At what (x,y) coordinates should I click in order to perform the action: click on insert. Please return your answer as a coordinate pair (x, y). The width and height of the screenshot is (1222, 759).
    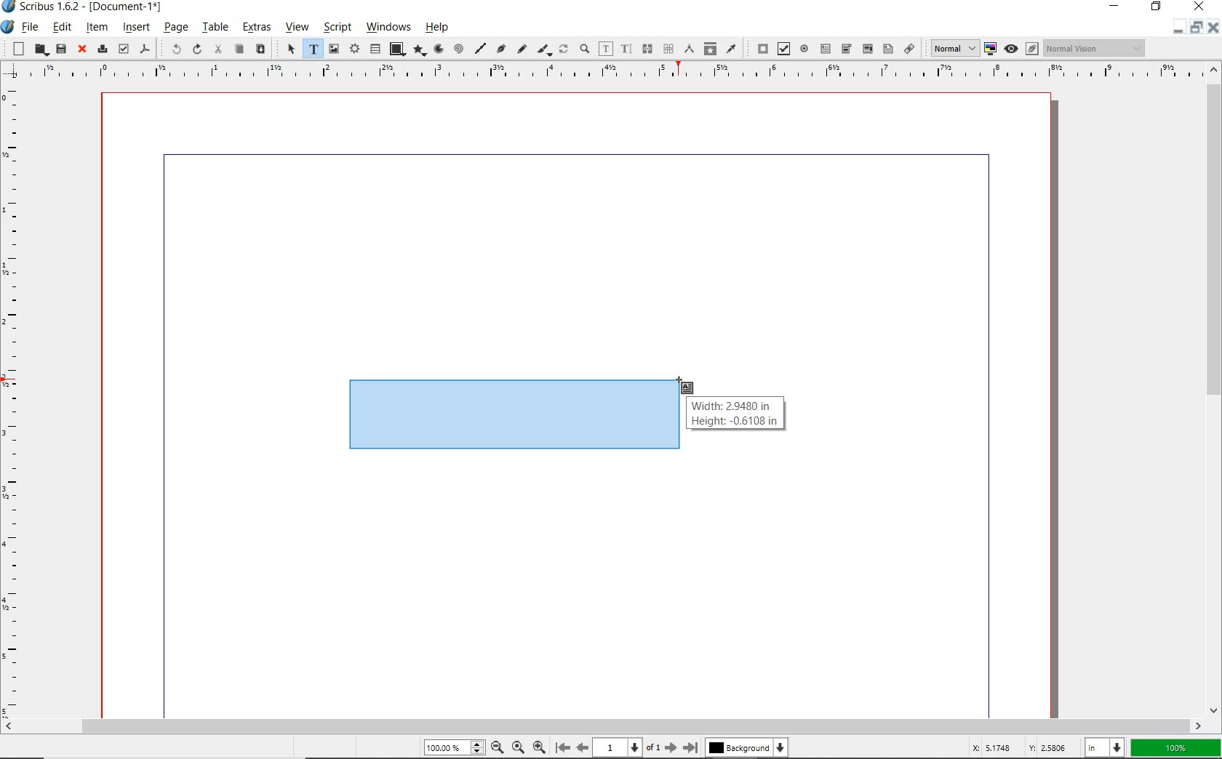
    Looking at the image, I should click on (136, 28).